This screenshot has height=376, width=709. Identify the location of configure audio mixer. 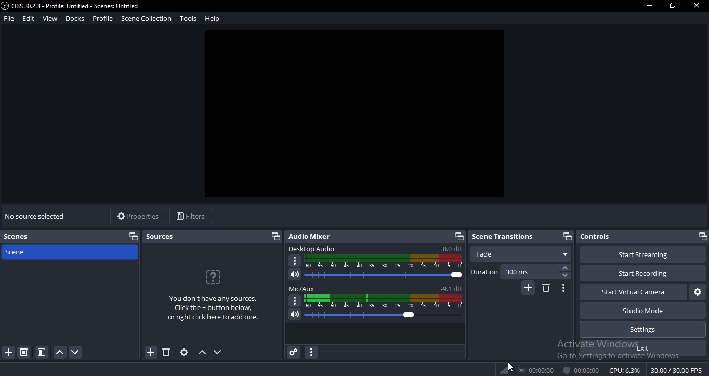
(310, 353).